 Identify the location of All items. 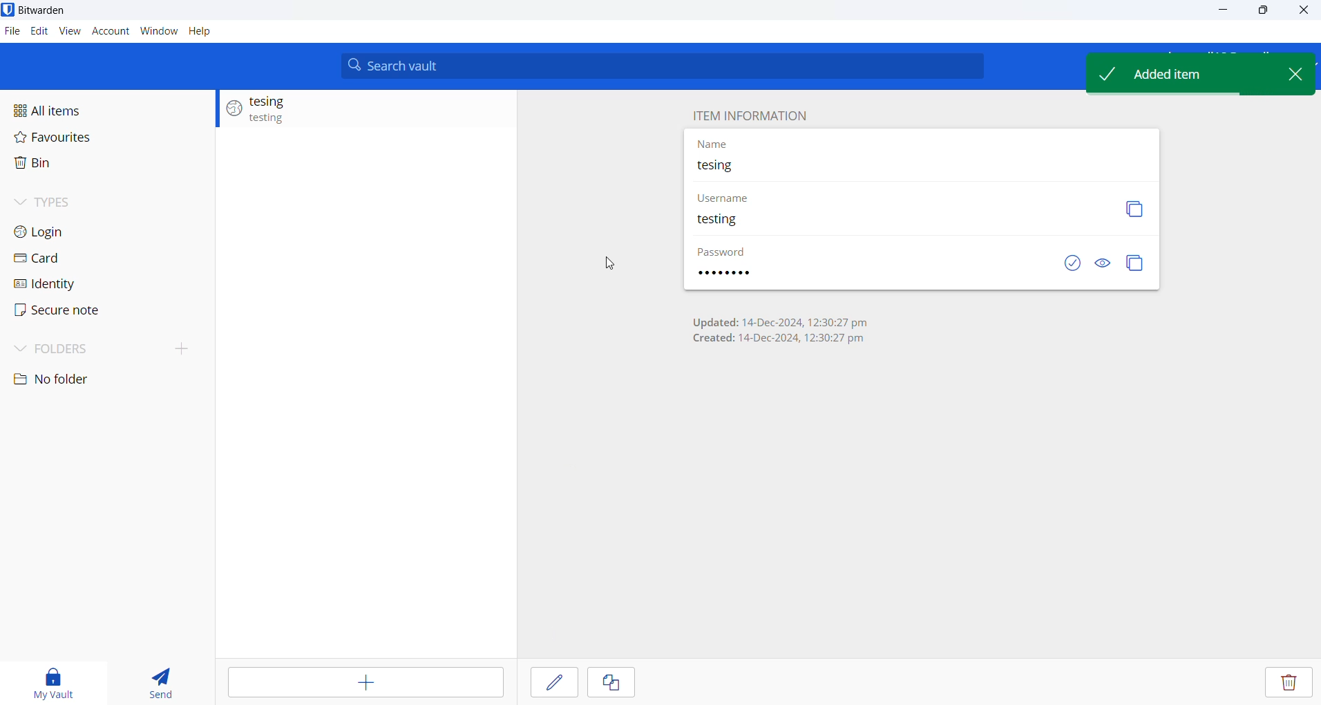
(79, 109).